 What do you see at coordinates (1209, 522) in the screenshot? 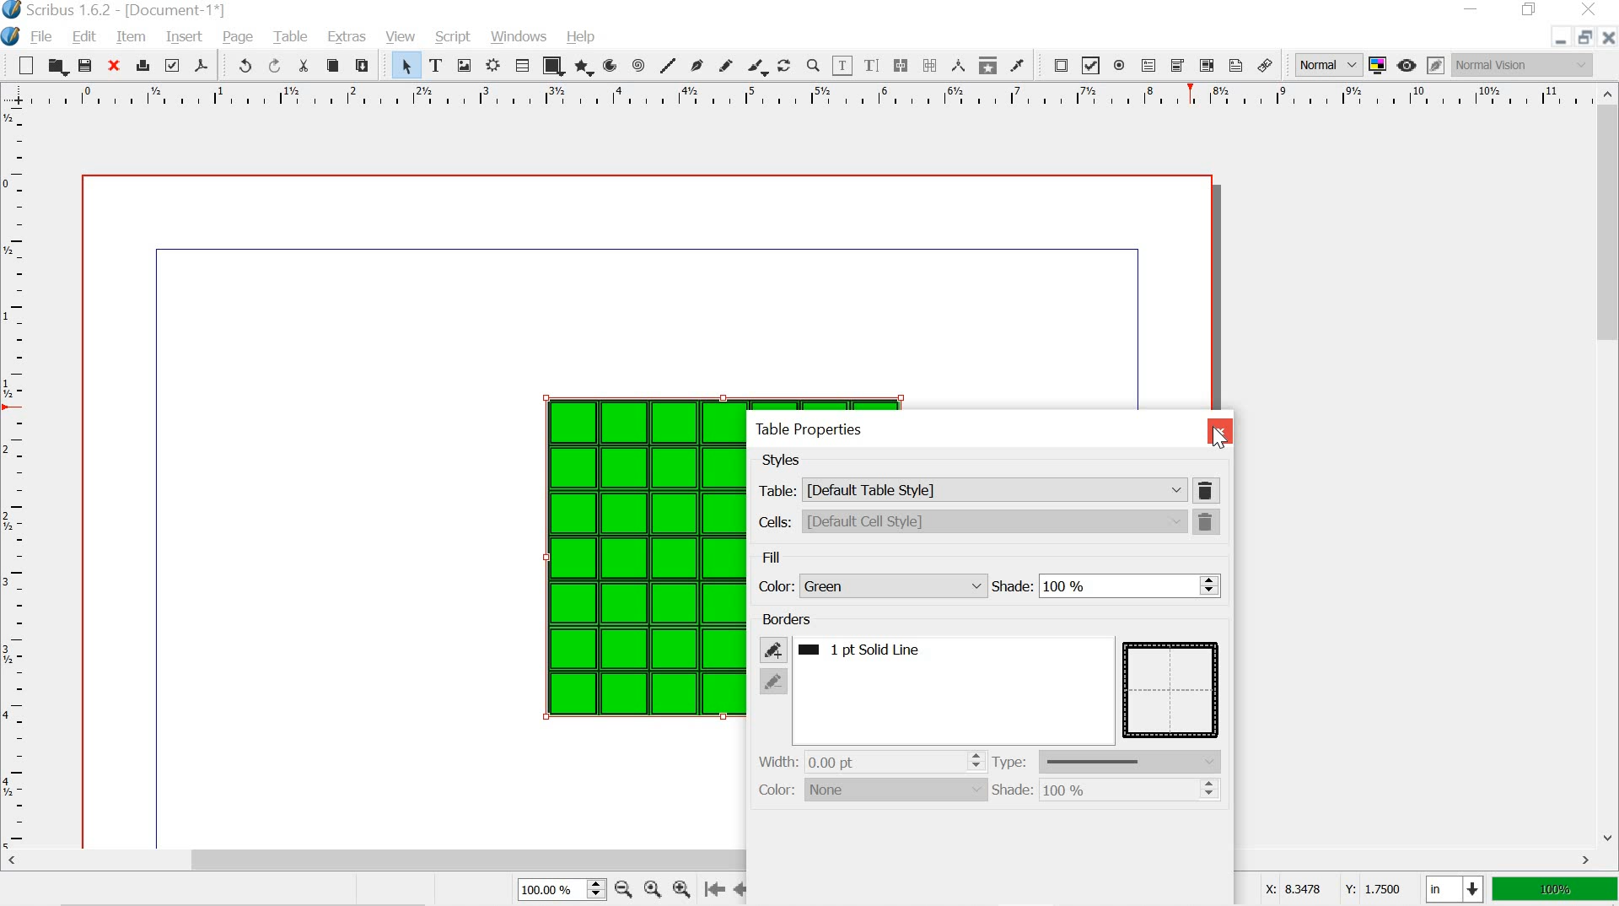
I see `delete` at bounding box center [1209, 522].